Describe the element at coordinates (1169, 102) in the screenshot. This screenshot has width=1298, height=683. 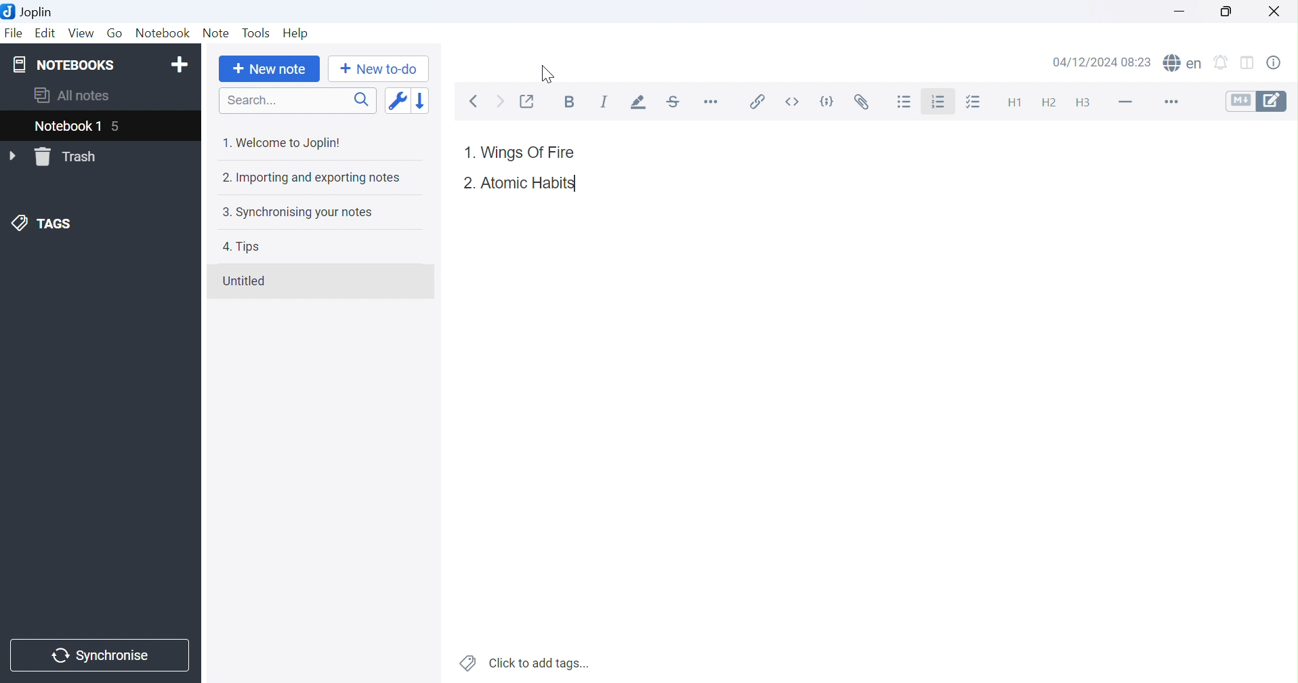
I see `More` at that location.